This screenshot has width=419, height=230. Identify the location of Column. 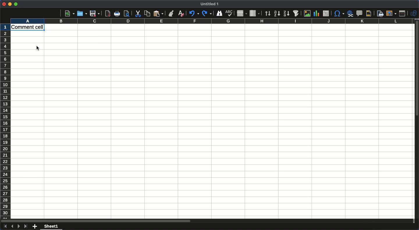
(255, 13).